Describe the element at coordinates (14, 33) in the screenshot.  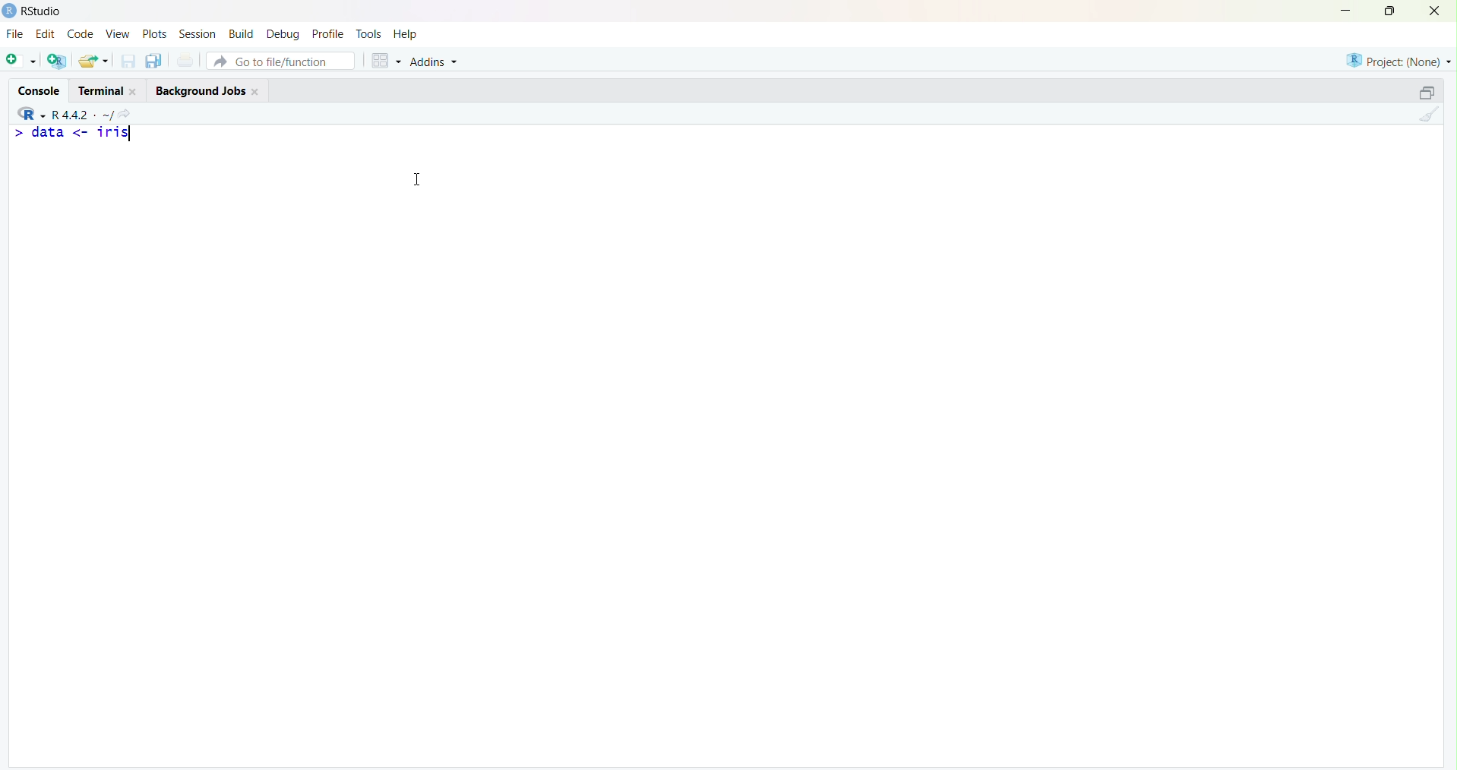
I see `File` at that location.